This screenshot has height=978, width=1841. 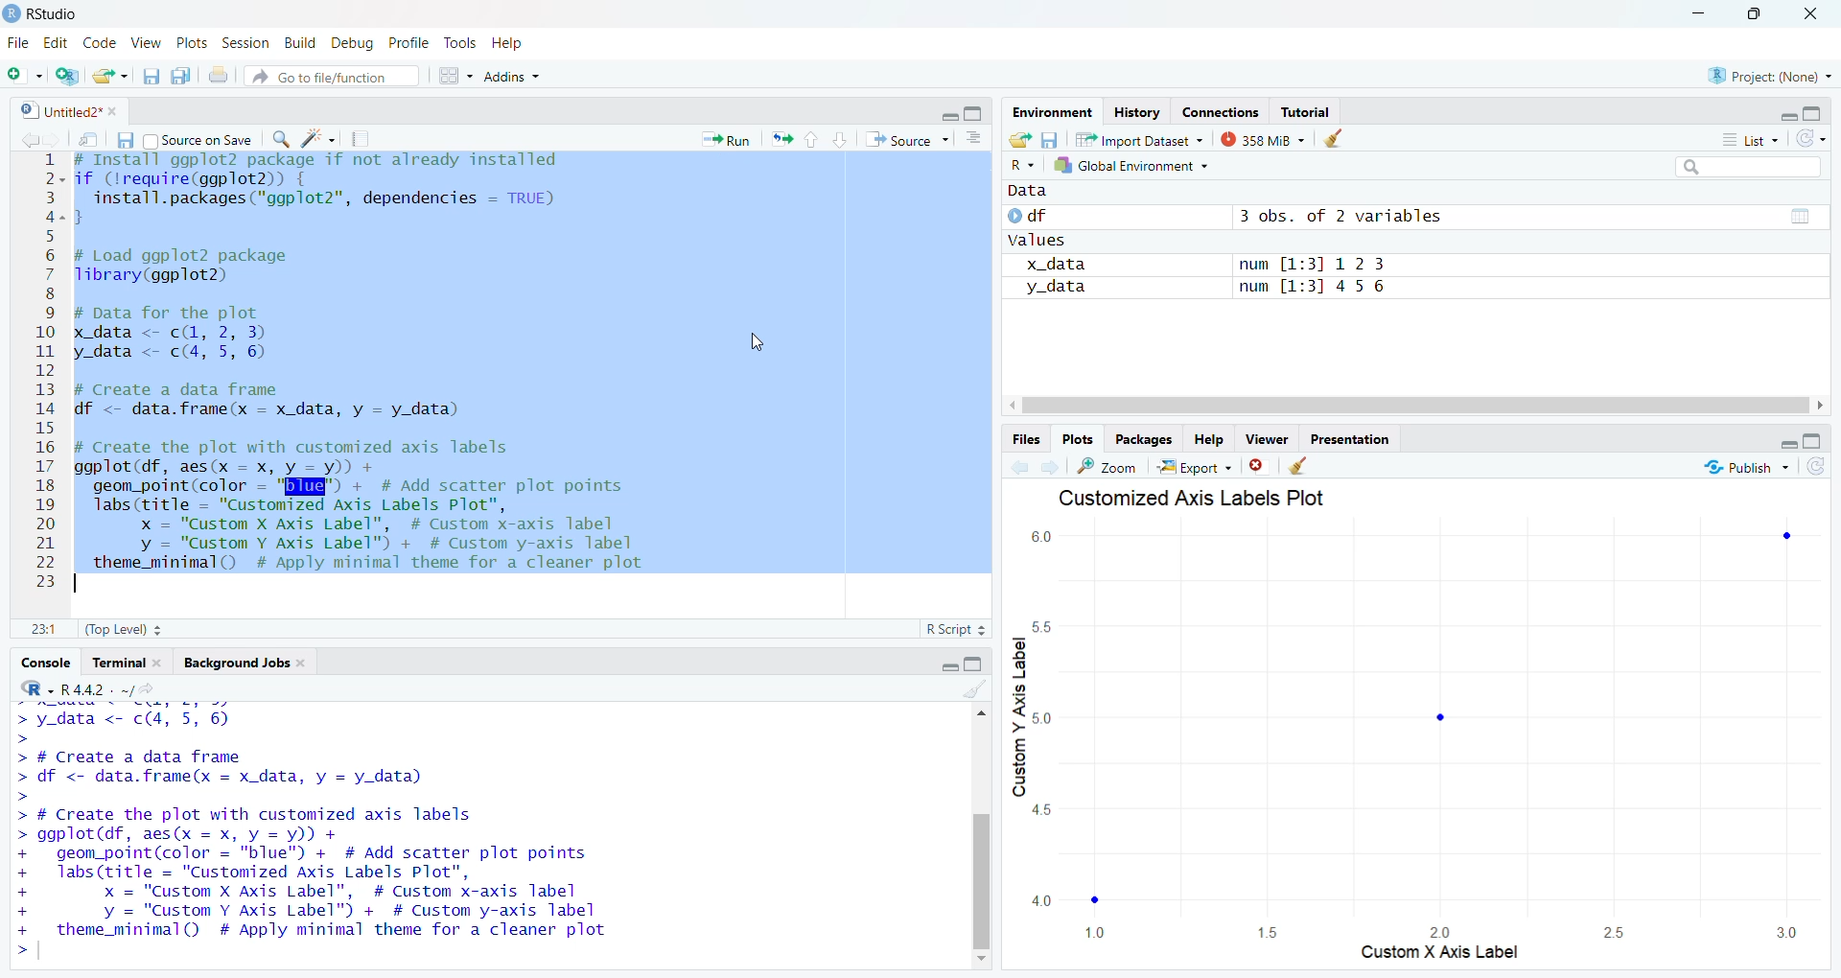 I want to click on History, so click(x=1137, y=112).